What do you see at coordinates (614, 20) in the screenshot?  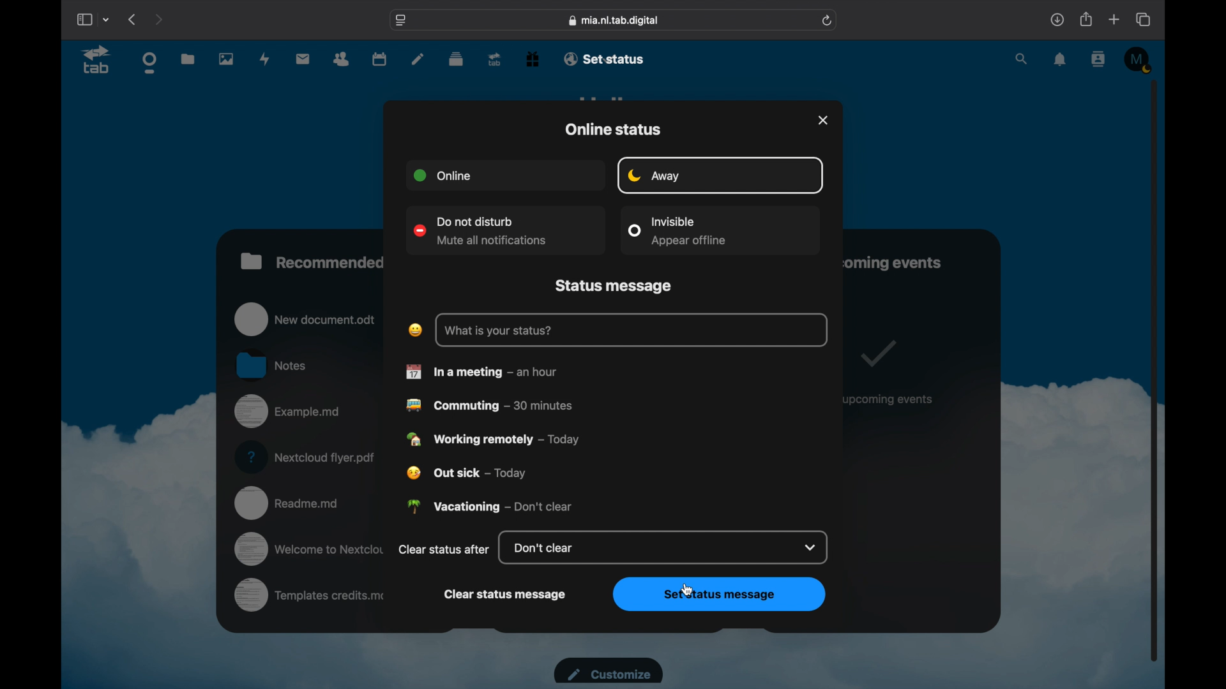 I see `web address` at bounding box center [614, 20].